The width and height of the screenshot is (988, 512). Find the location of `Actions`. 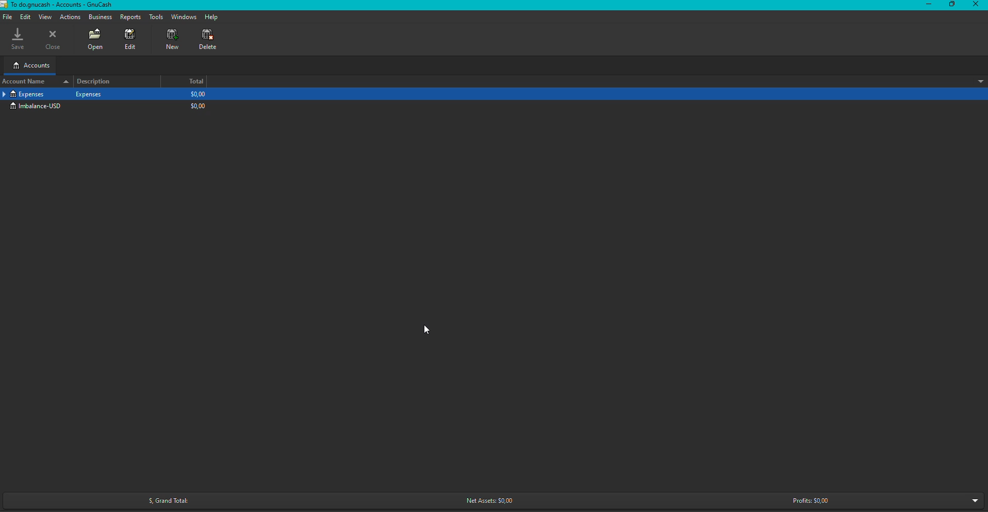

Actions is located at coordinates (71, 17).